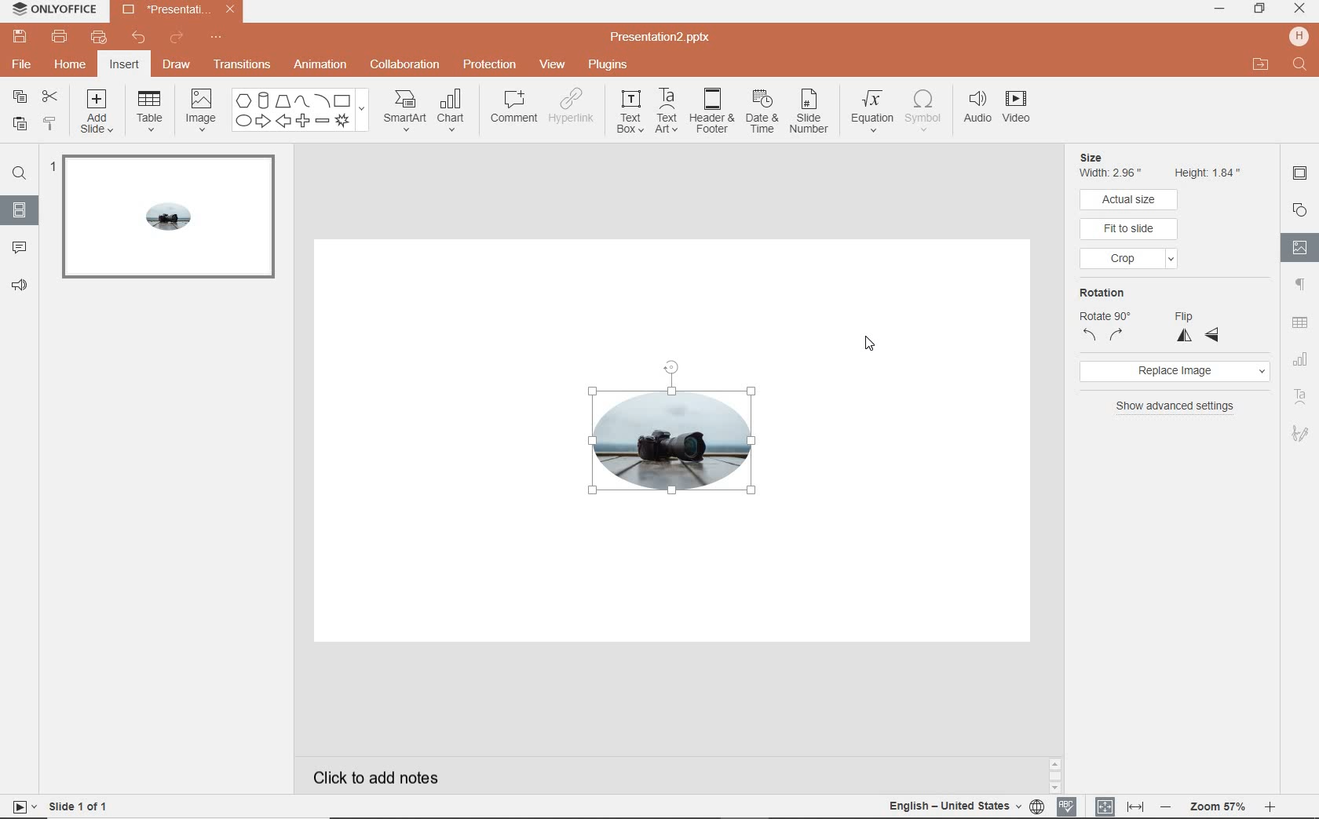  Describe the element at coordinates (1302, 358) in the screenshot. I see `chart` at that location.